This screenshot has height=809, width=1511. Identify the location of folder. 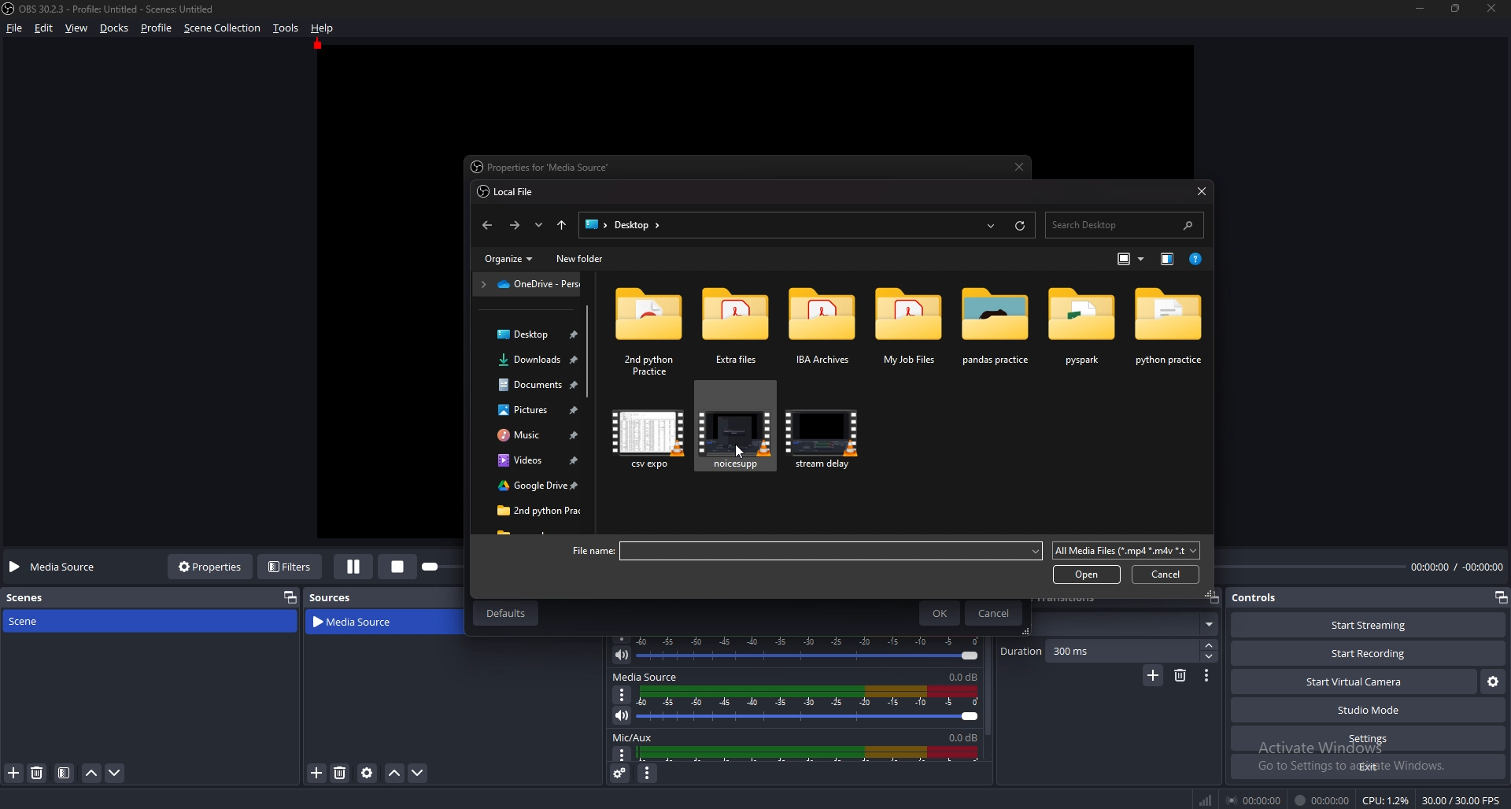
(737, 331).